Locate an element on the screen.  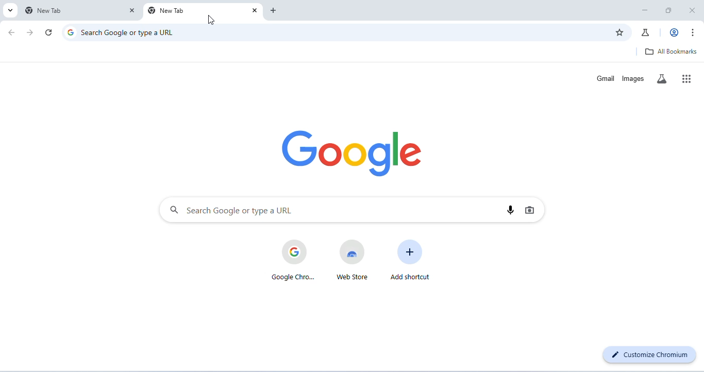
close is located at coordinates (692, 10).